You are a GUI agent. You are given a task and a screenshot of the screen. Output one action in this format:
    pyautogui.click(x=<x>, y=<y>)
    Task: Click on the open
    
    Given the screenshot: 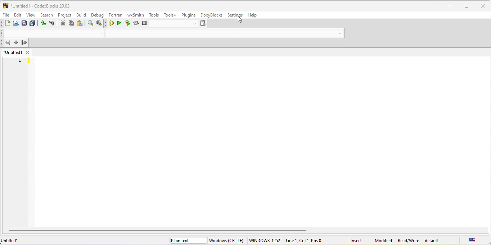 What is the action you would take?
    pyautogui.click(x=15, y=23)
    